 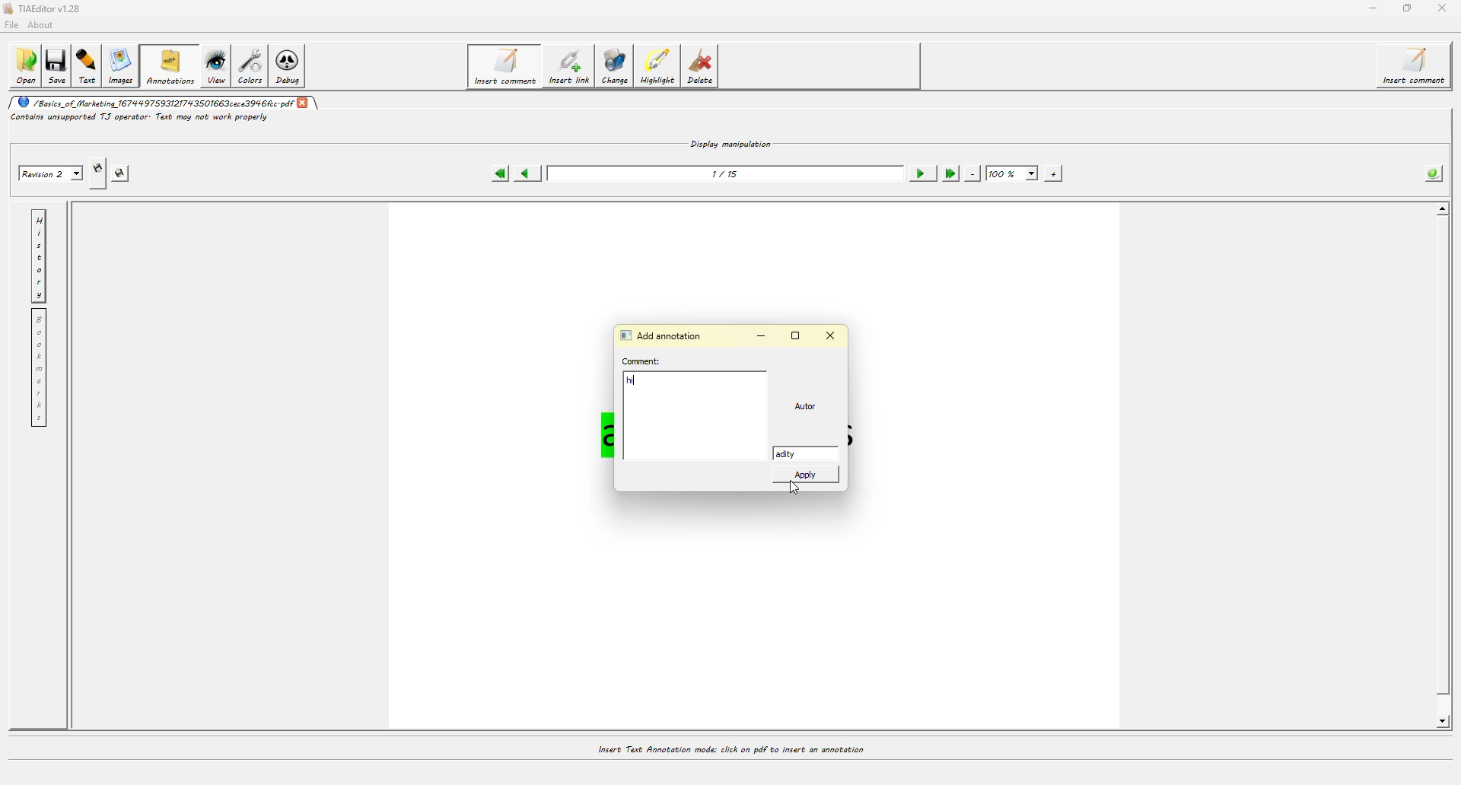 What do you see at coordinates (153, 102) in the screenshot?
I see `/Basics of Marketing 167999759312T793501663cece3996c.pdf` at bounding box center [153, 102].